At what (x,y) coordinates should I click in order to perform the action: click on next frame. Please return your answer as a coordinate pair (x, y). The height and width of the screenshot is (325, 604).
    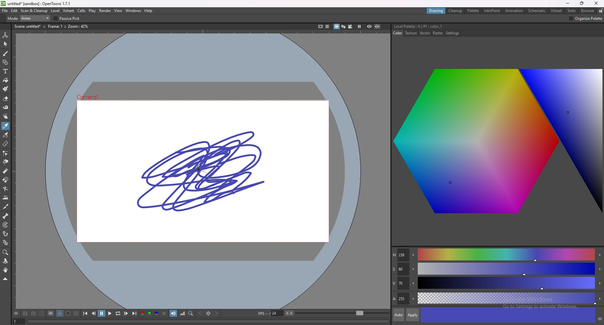
    Looking at the image, I should click on (126, 313).